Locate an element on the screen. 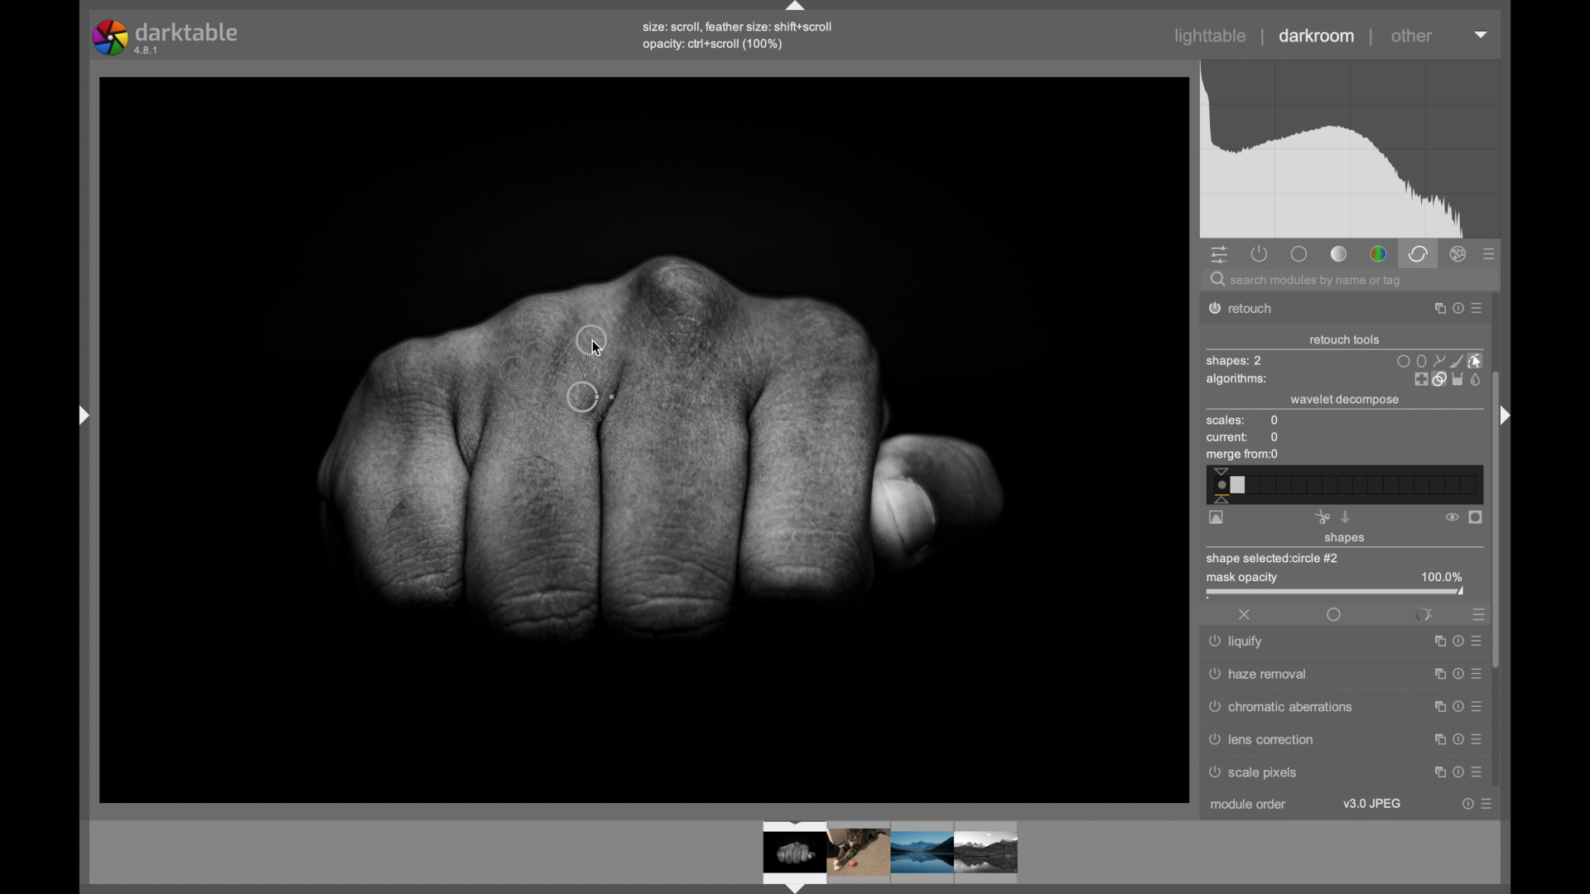  lens correction is located at coordinates (1274, 739).